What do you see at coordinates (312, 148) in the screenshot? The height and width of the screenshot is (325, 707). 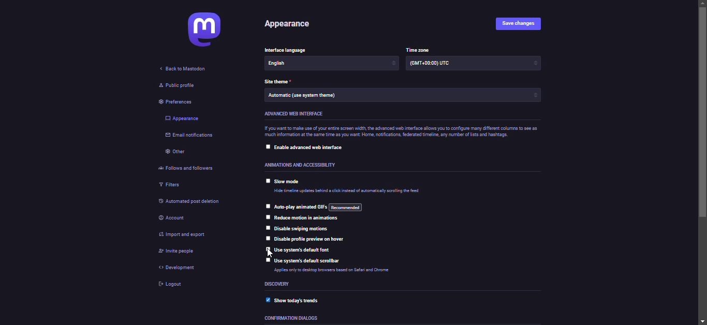 I see `enable advanced web interface` at bounding box center [312, 148].